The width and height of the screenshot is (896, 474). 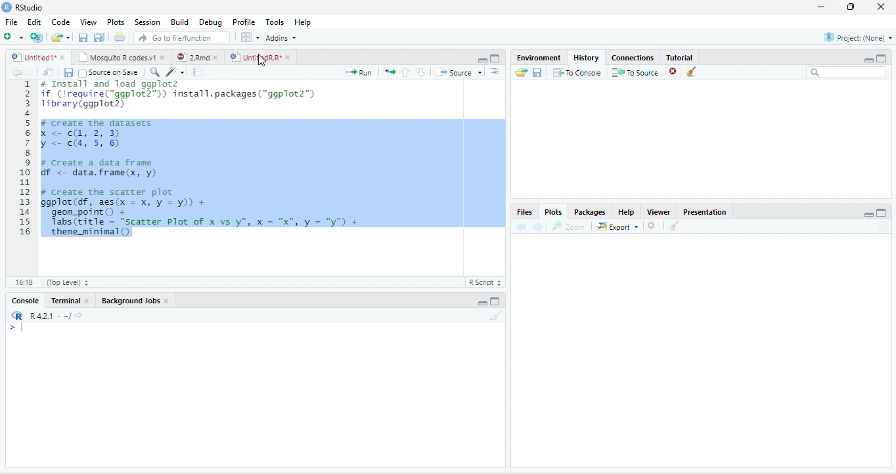 What do you see at coordinates (49, 73) in the screenshot?
I see `Show in new window` at bounding box center [49, 73].